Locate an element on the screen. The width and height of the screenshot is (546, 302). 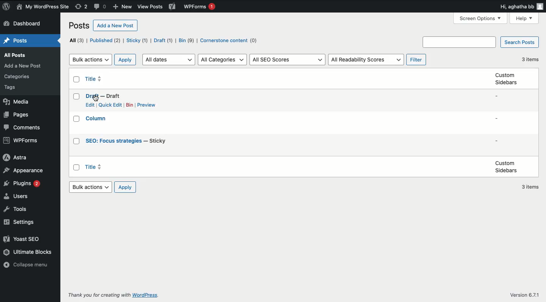
Apply is located at coordinates (126, 59).